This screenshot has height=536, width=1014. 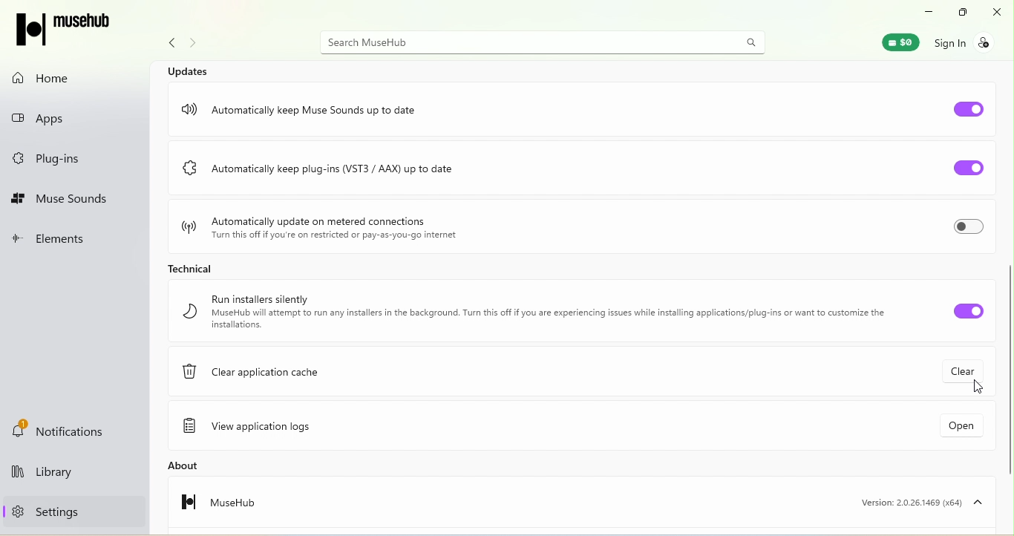 What do you see at coordinates (358, 172) in the screenshot?
I see `Automatically keep plug-ins (VST3-AAX)) up to date` at bounding box center [358, 172].